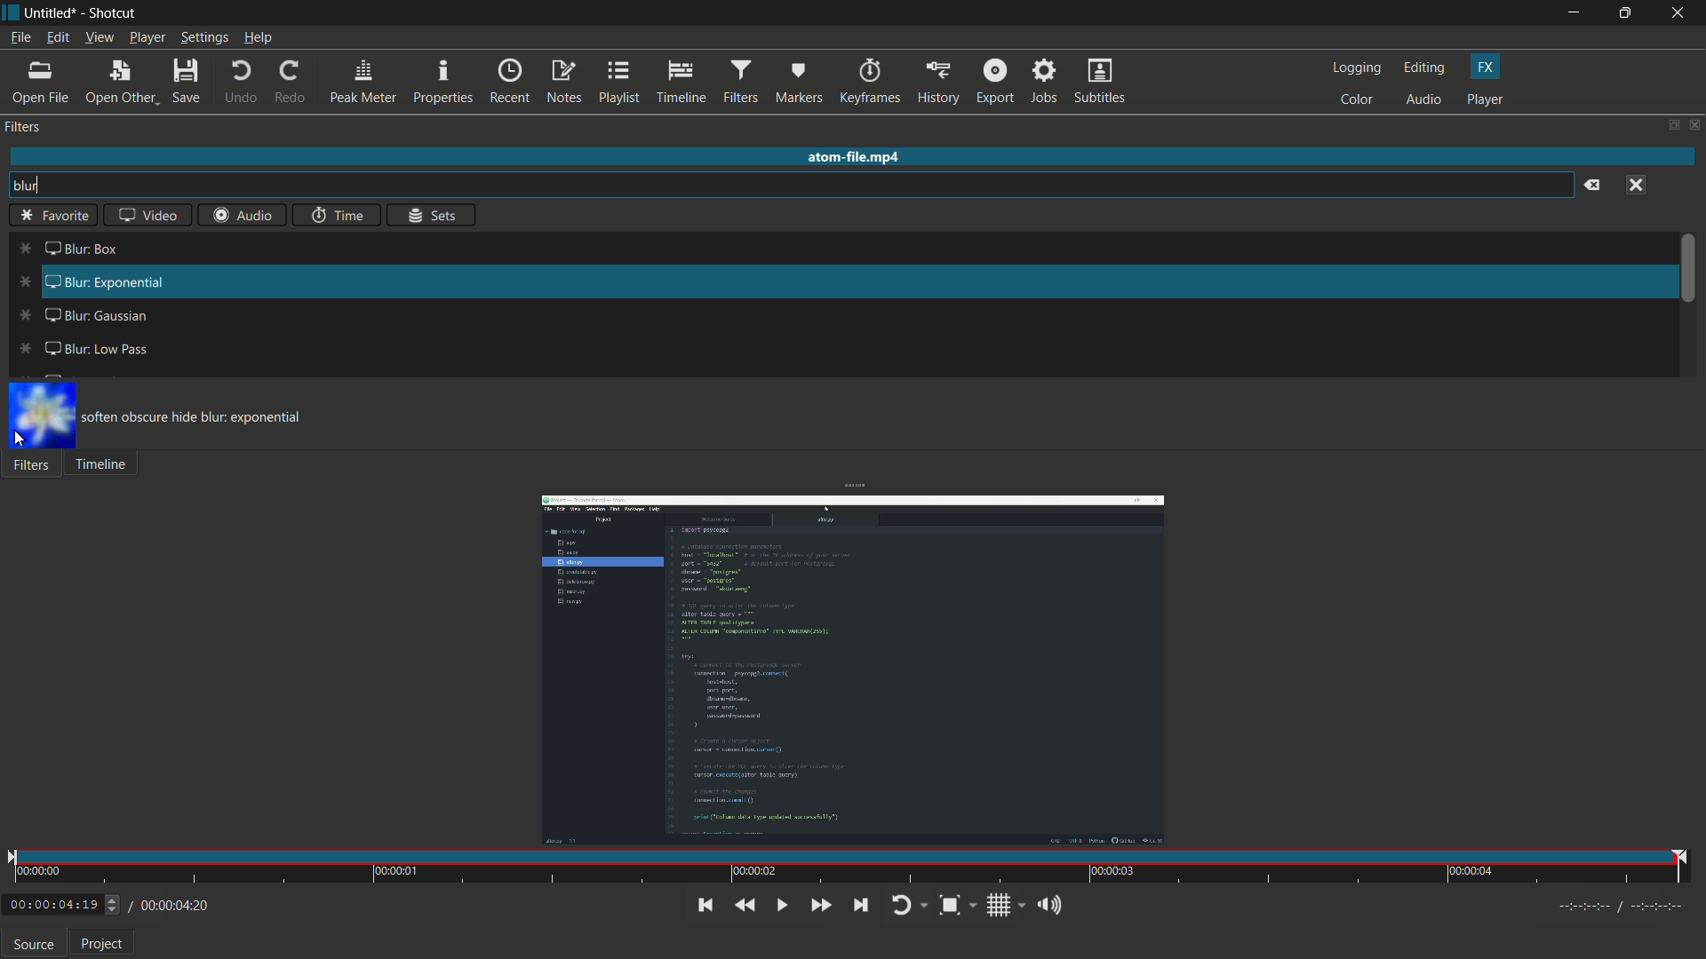 The width and height of the screenshot is (1706, 959). Describe the element at coordinates (1486, 99) in the screenshot. I see `player` at that location.